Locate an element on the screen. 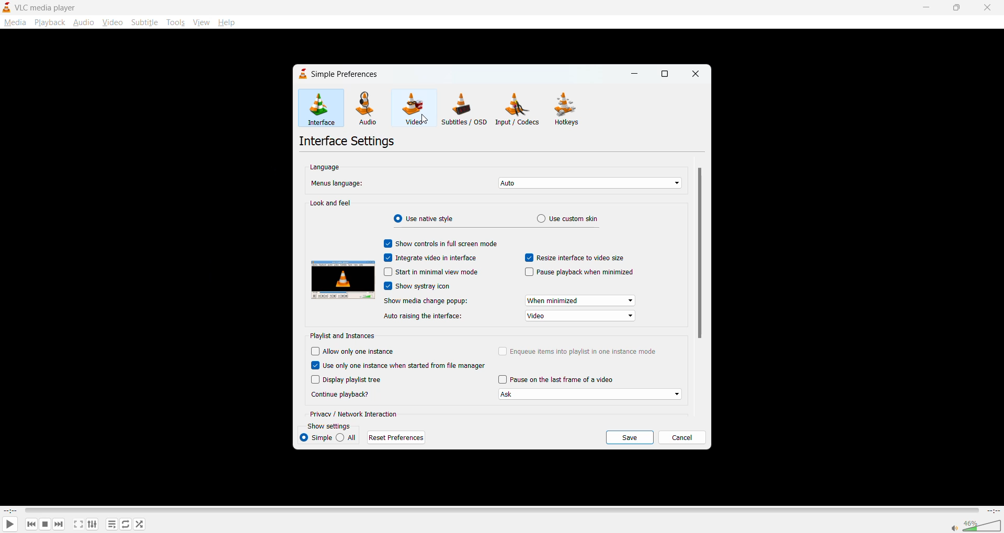 The height and width of the screenshot is (533, 1004). random is located at coordinates (138, 523).